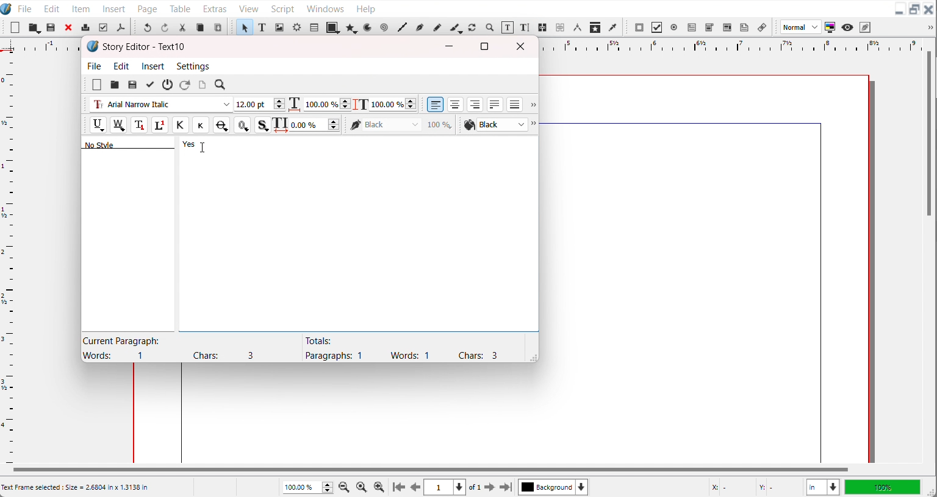 The width and height of the screenshot is (937, 497). What do you see at coordinates (15, 27) in the screenshot?
I see `New` at bounding box center [15, 27].